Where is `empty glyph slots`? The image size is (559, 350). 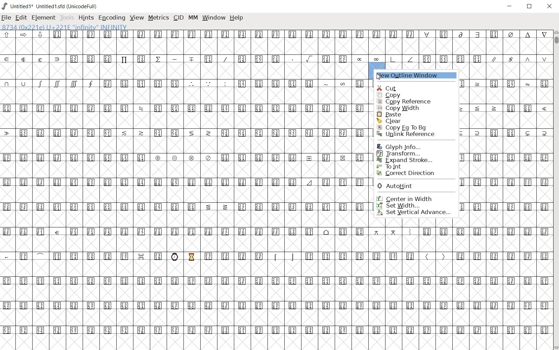
empty glyph slots is located at coordinates (506, 122).